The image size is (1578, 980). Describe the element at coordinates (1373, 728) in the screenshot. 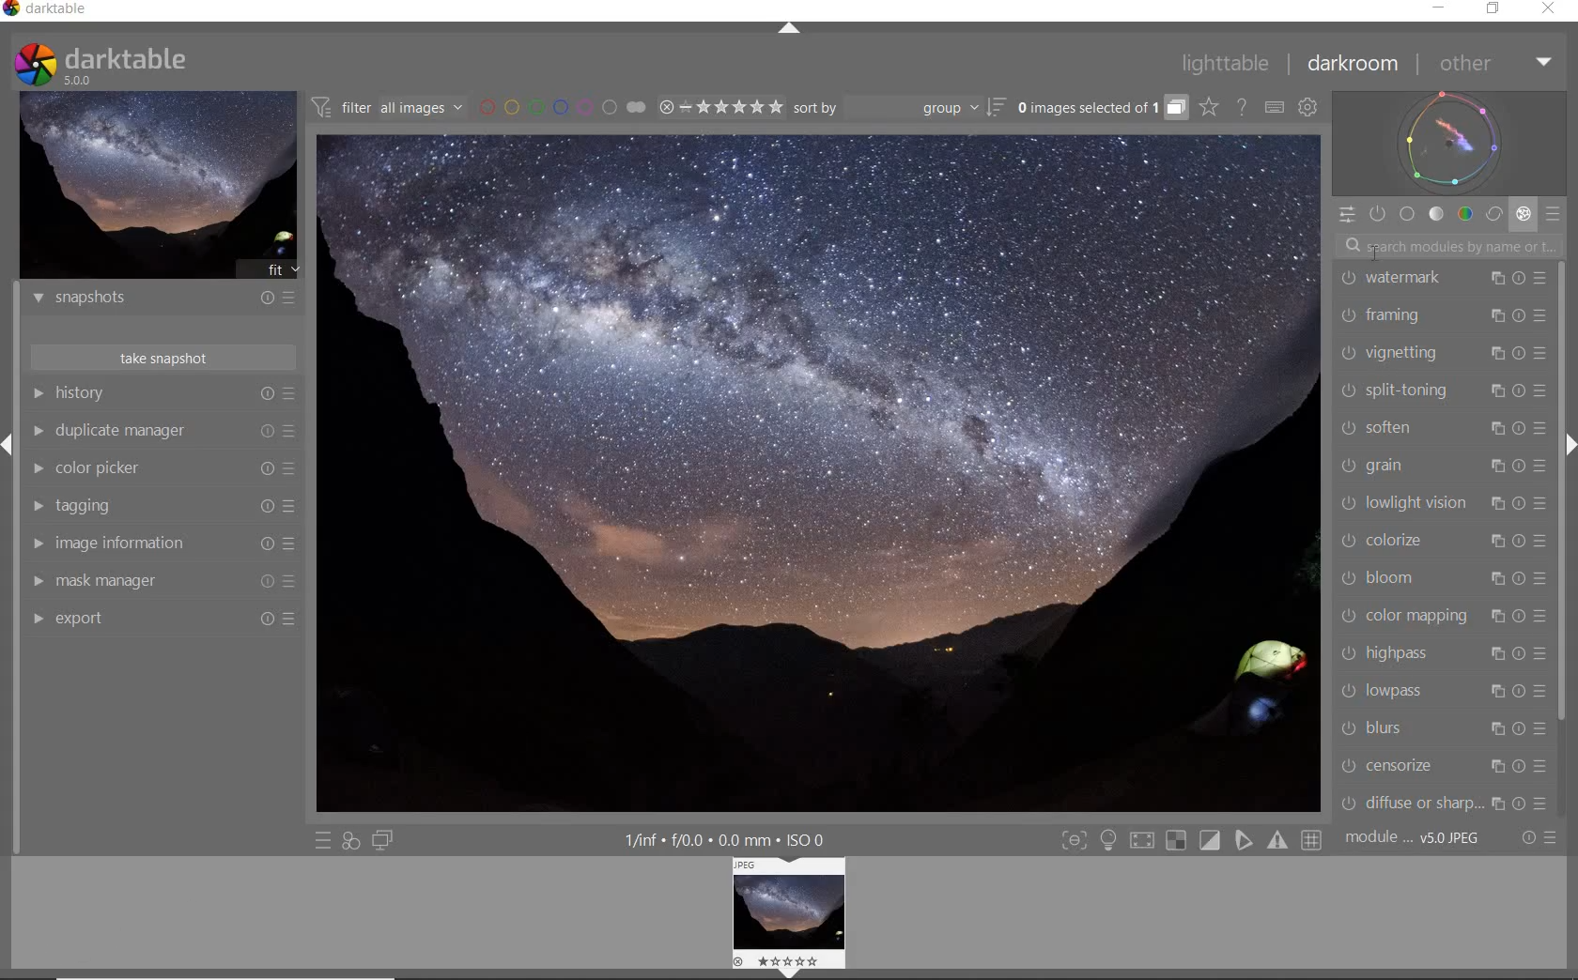

I see `BLURS` at that location.